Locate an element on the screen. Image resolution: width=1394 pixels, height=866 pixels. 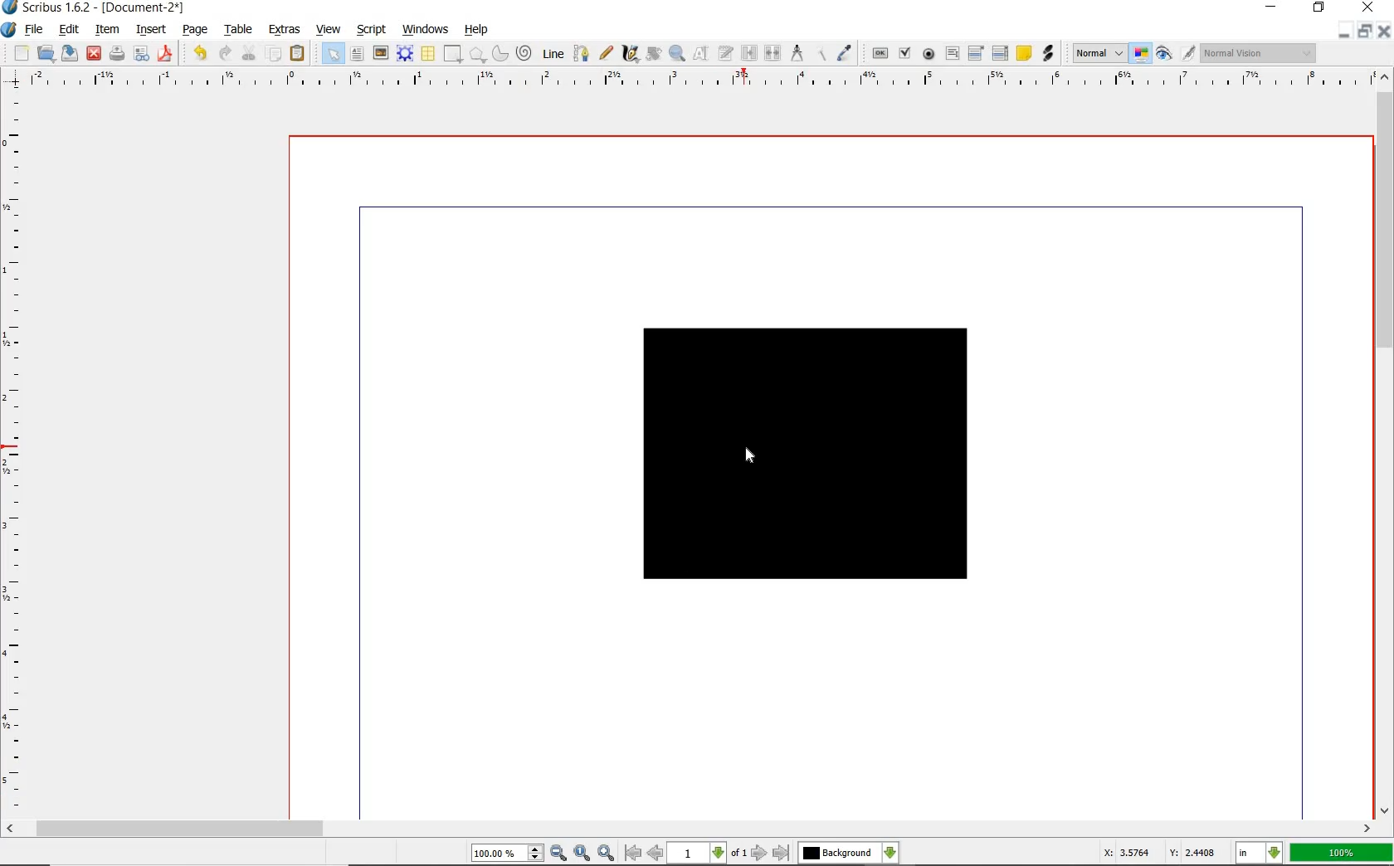
link text frames is located at coordinates (748, 55).